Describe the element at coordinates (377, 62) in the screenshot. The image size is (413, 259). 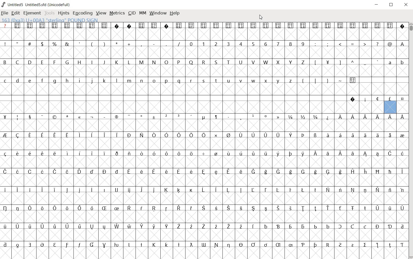
I see ``` at that location.